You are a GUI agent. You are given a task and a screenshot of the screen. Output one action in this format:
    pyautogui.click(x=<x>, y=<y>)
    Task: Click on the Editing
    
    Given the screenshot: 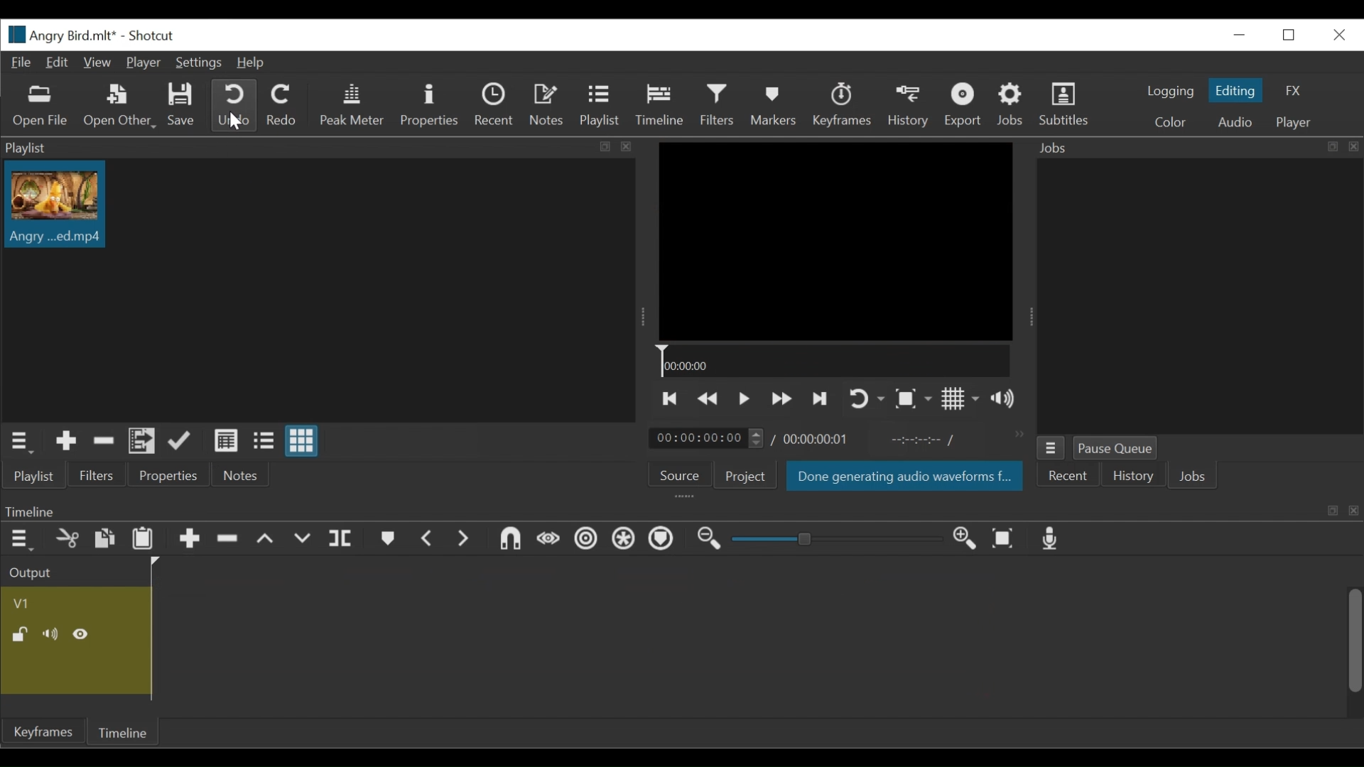 What is the action you would take?
    pyautogui.click(x=1237, y=91)
    